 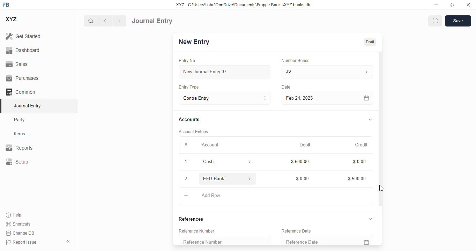 What do you see at coordinates (286, 87) in the screenshot?
I see `date` at bounding box center [286, 87].